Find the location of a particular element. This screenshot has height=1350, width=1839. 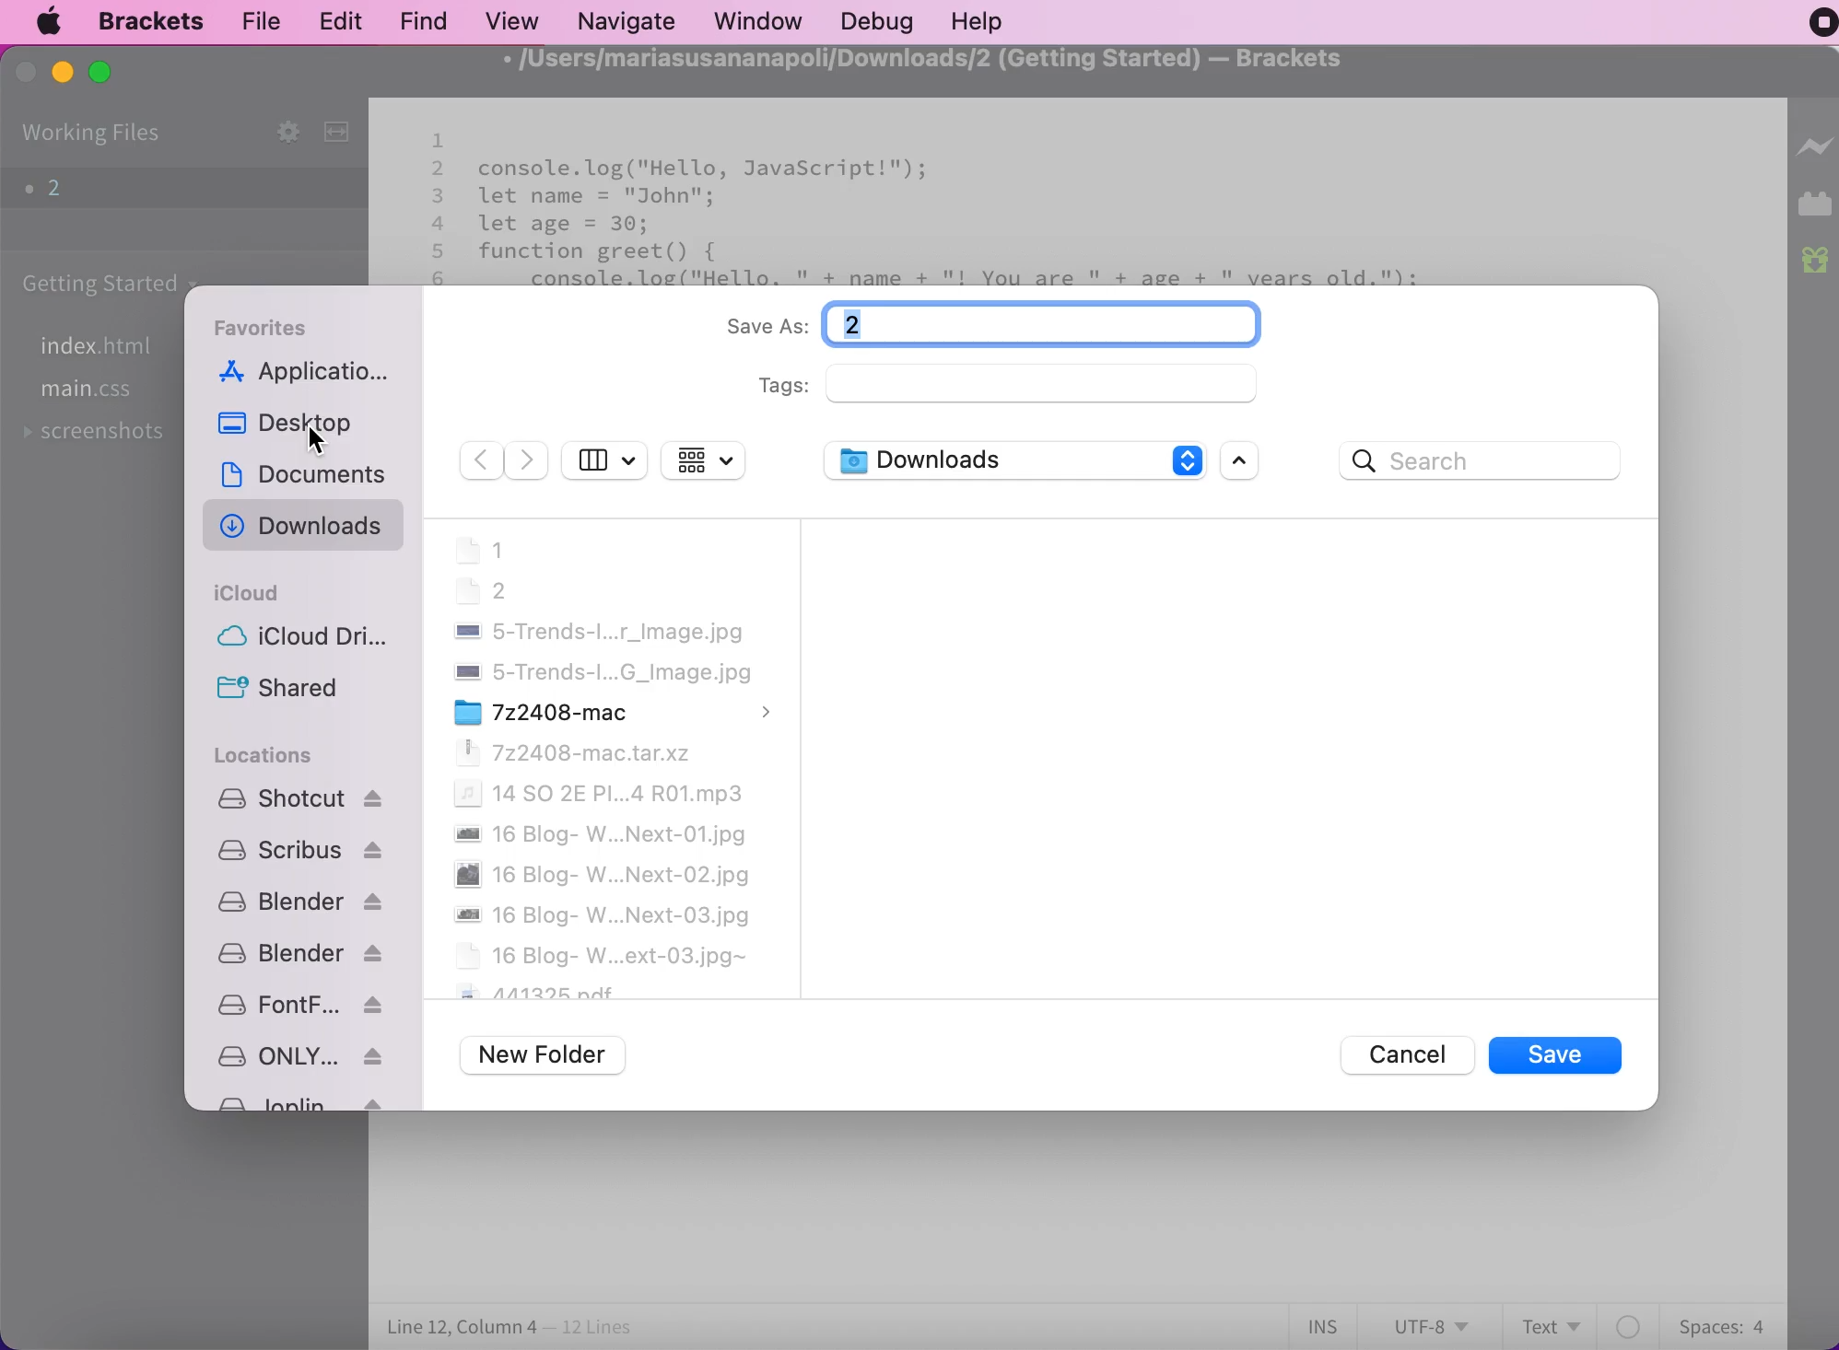

shared is located at coordinates (299, 691).